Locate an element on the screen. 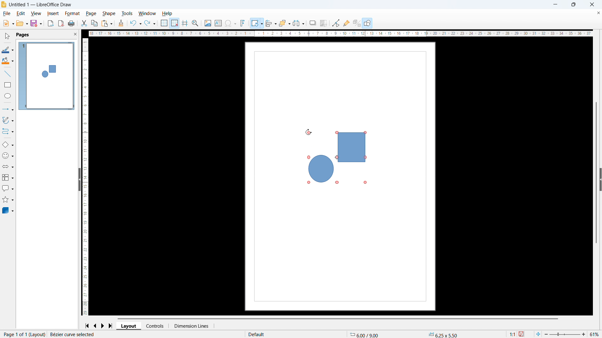 This screenshot has width=602, height=338. Cursor  is located at coordinates (309, 132).